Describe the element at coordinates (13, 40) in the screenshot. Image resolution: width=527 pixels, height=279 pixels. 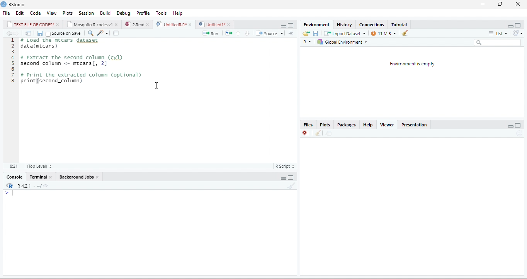
I see `1` at that location.